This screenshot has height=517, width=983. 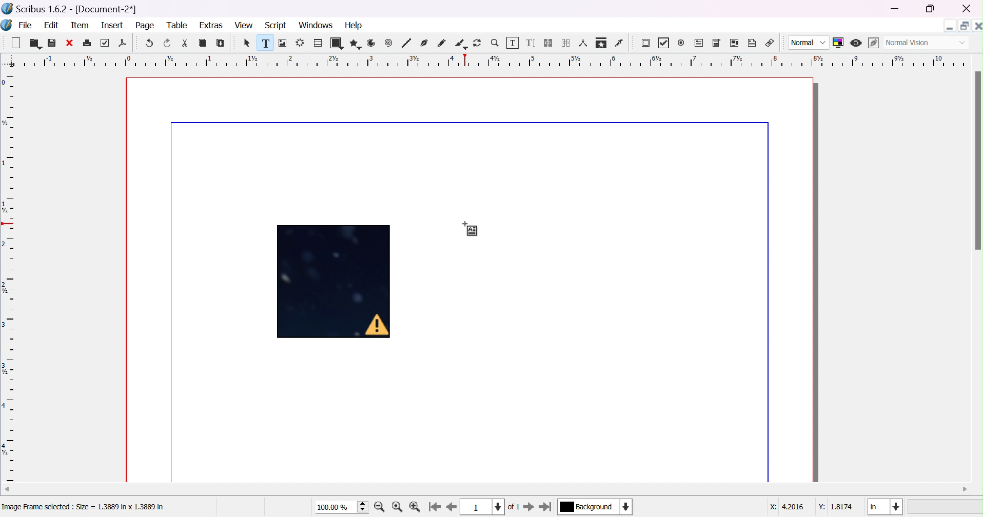 What do you see at coordinates (492, 507) in the screenshot?
I see `current page` at bounding box center [492, 507].